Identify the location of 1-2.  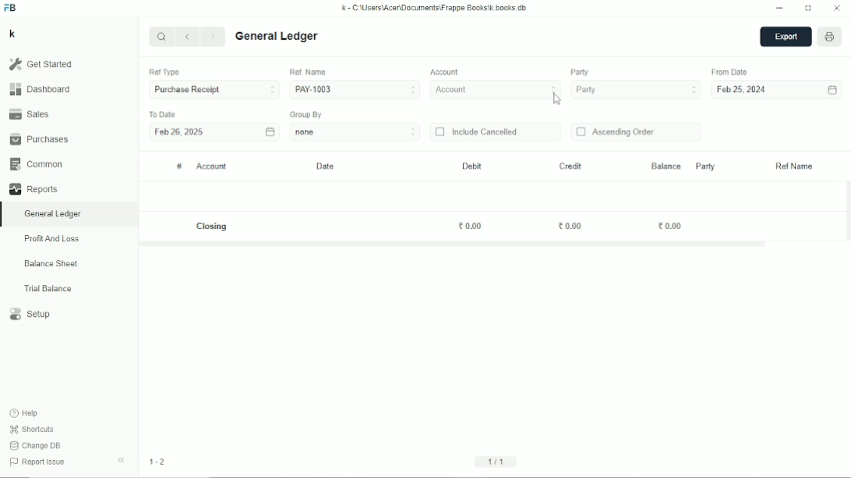
(157, 462).